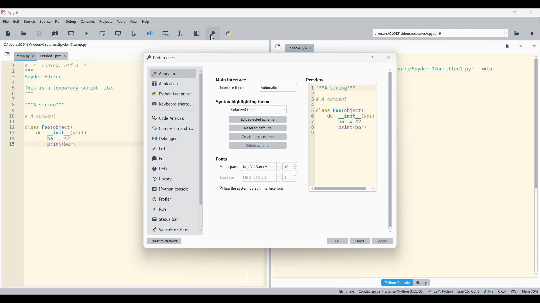 The image size is (540, 303). I want to click on Browse tab, so click(7, 54).